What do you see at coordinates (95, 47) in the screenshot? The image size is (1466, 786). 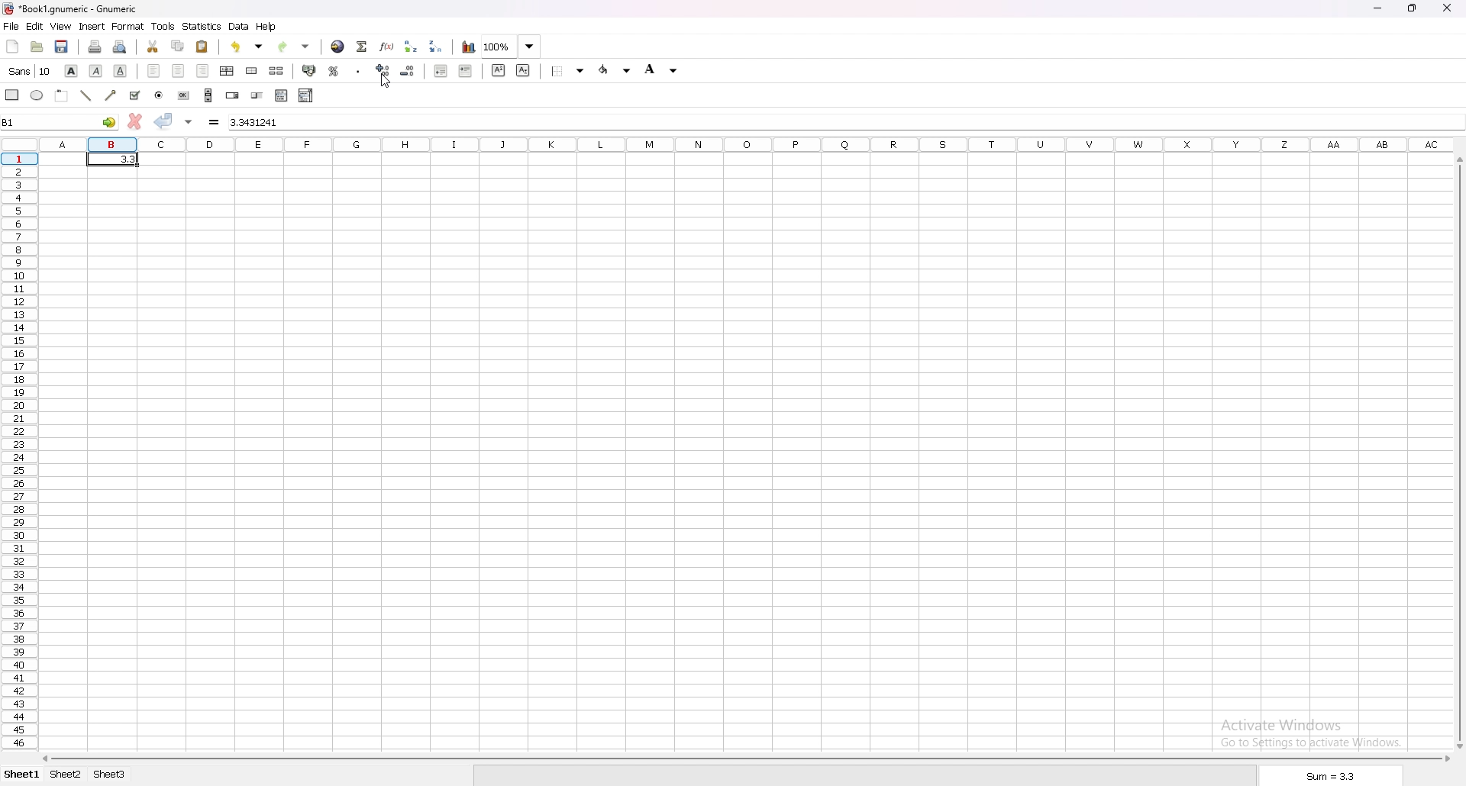 I see `print` at bounding box center [95, 47].